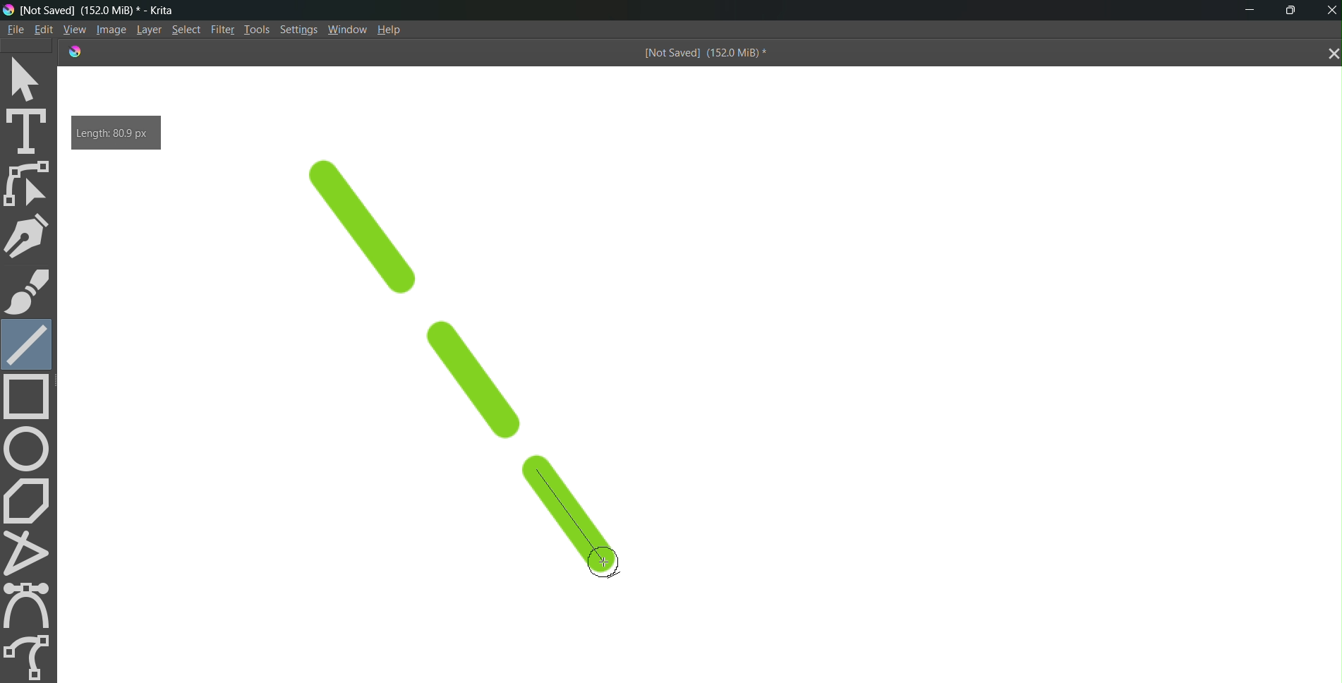 This screenshot has width=1342, height=683. Describe the element at coordinates (31, 552) in the screenshot. I see `polyline` at that location.